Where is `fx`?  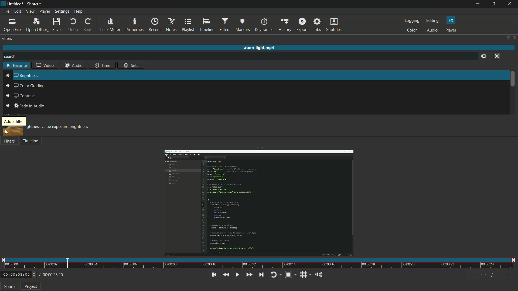 fx is located at coordinates (451, 20).